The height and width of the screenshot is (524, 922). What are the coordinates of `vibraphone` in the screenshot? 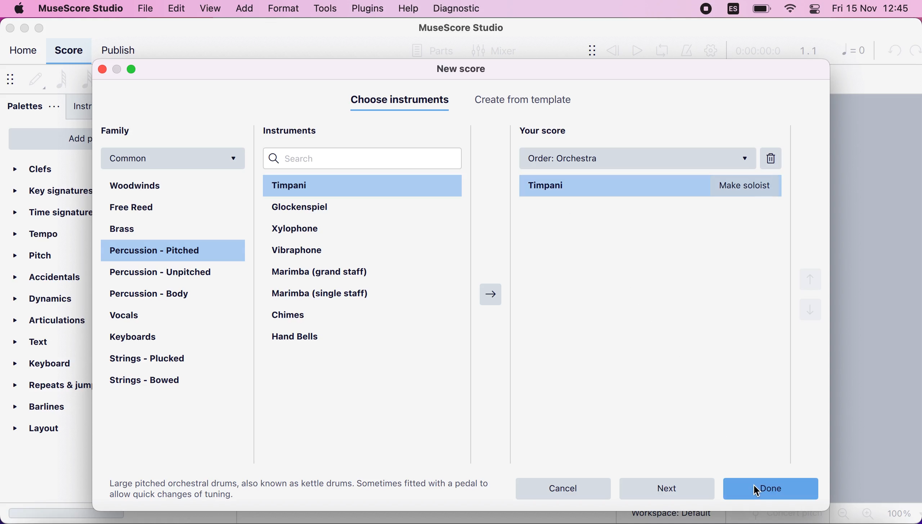 It's located at (310, 252).